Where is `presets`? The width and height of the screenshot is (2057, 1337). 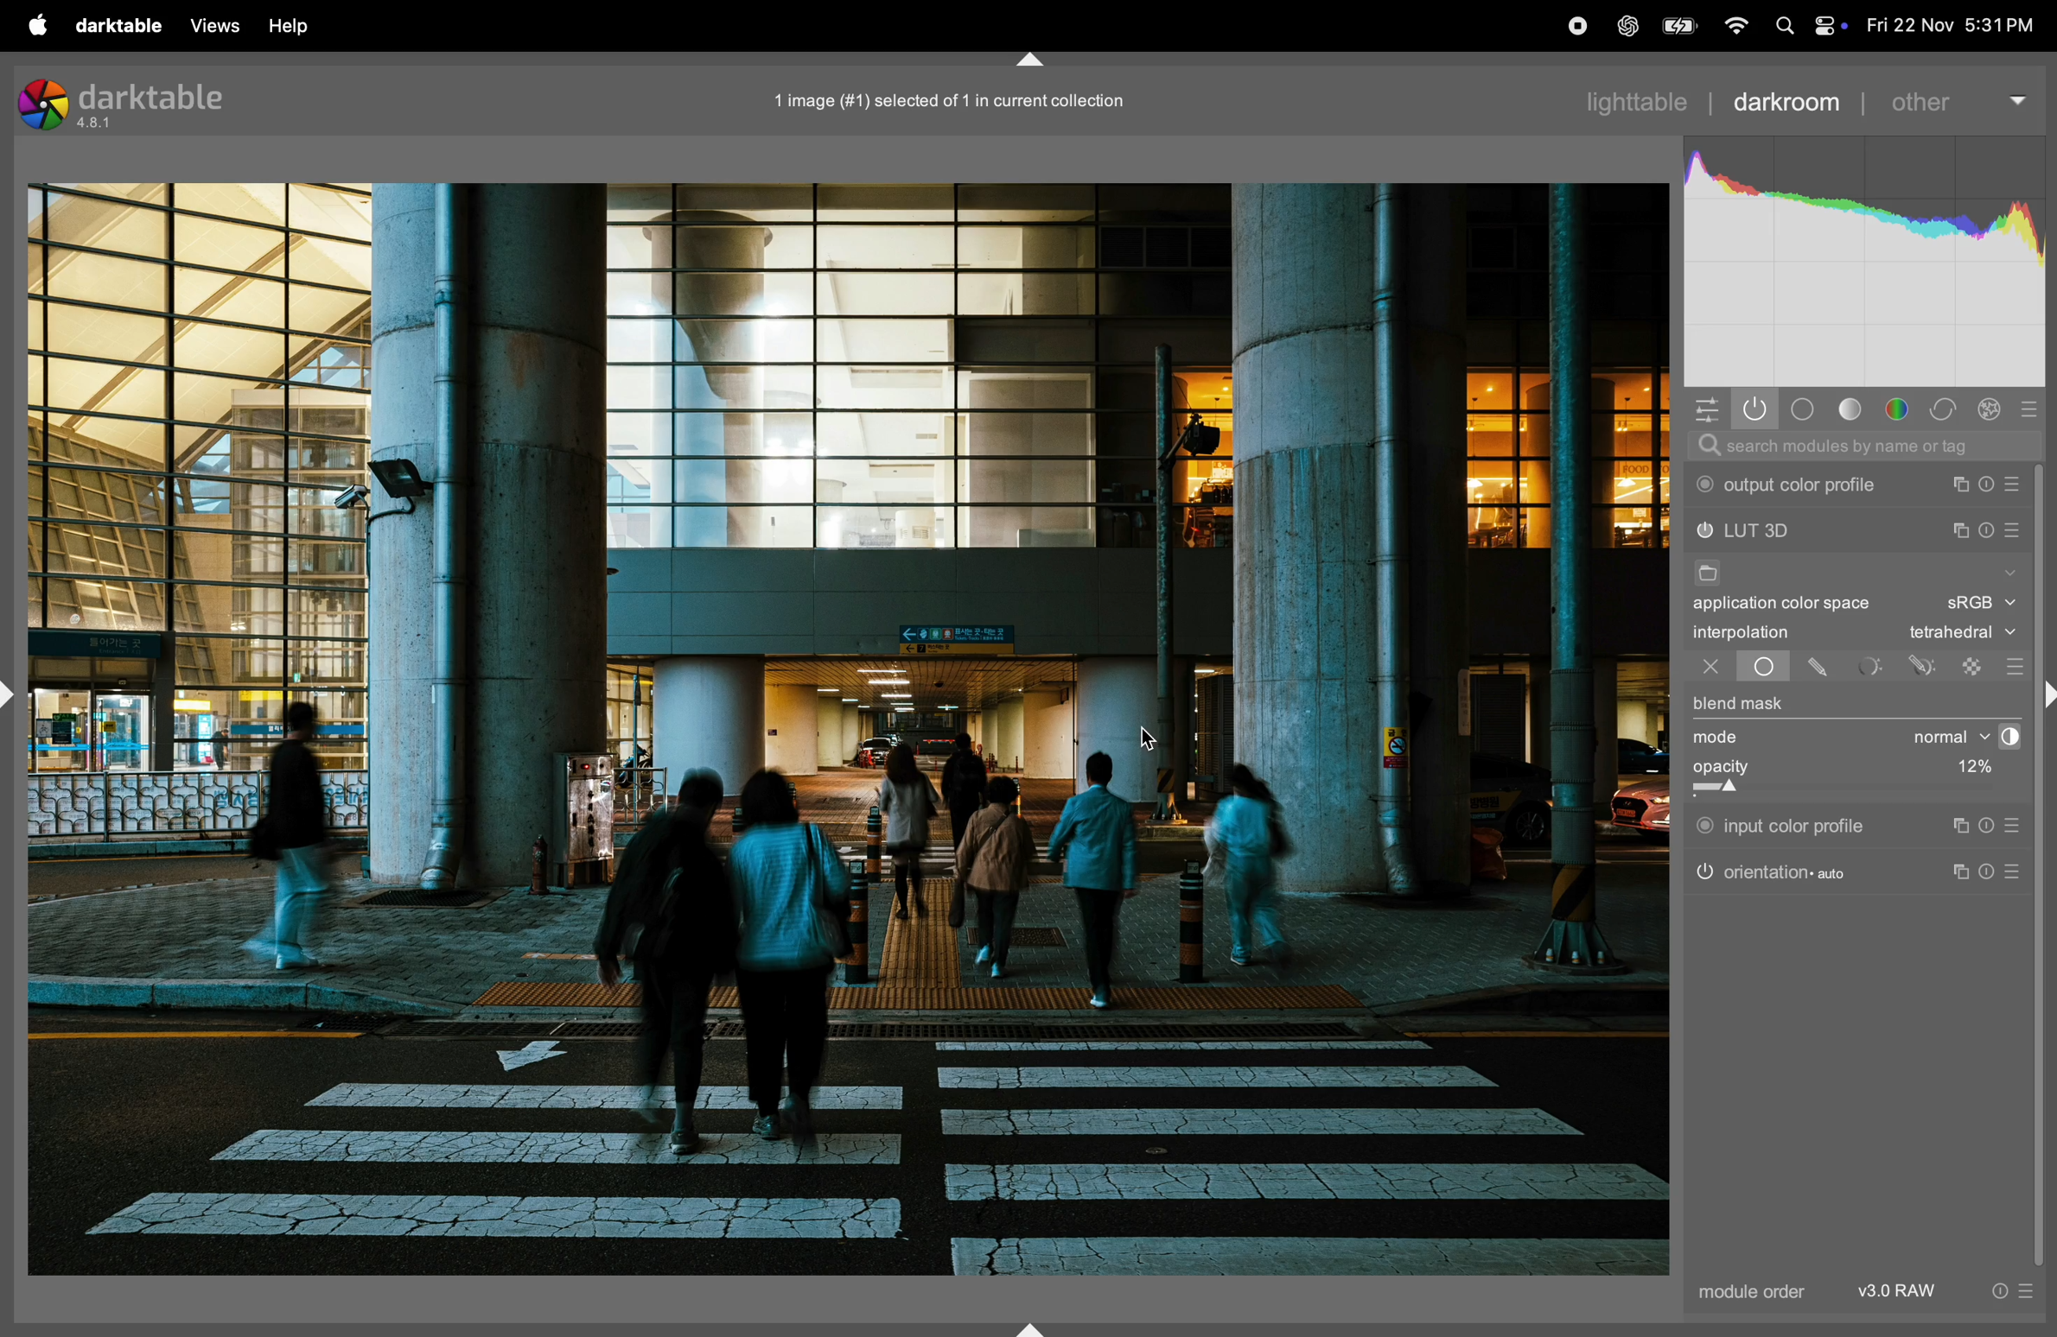 presets is located at coordinates (2018, 872).